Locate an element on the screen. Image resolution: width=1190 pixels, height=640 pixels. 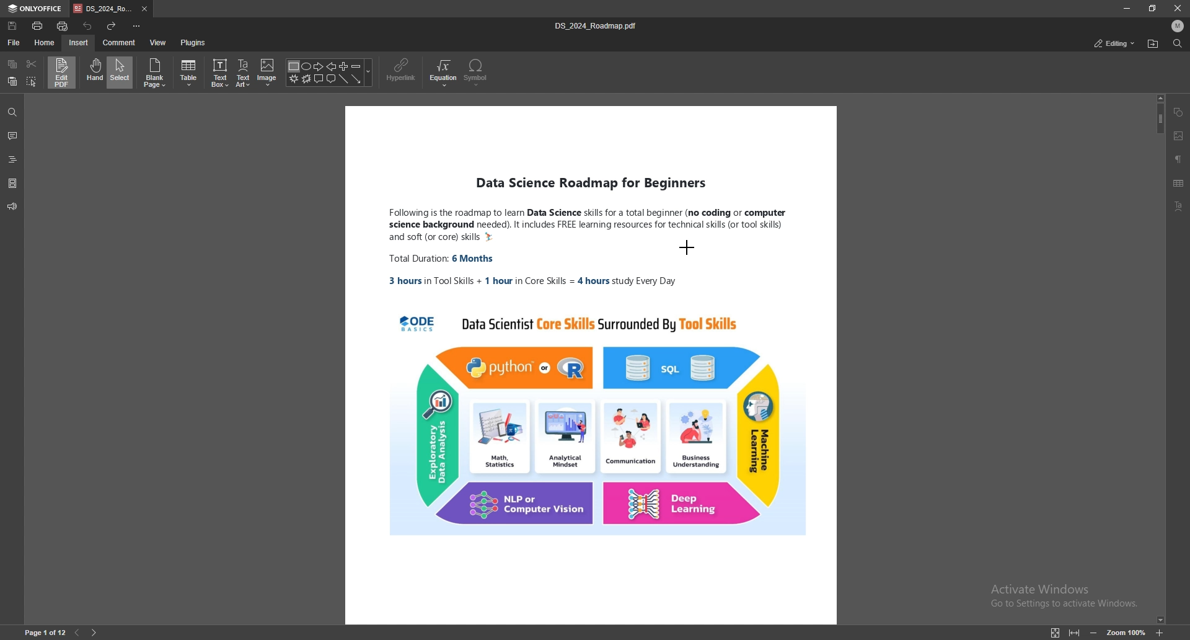
next page is located at coordinates (95, 633).